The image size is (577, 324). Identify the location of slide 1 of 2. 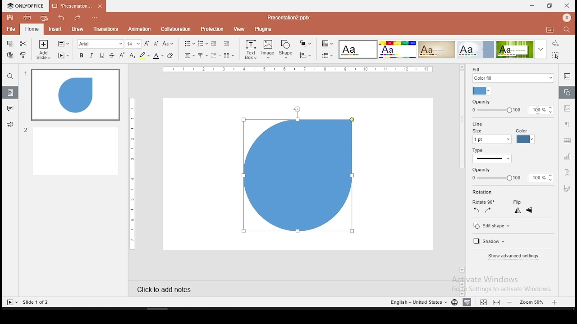
(37, 302).